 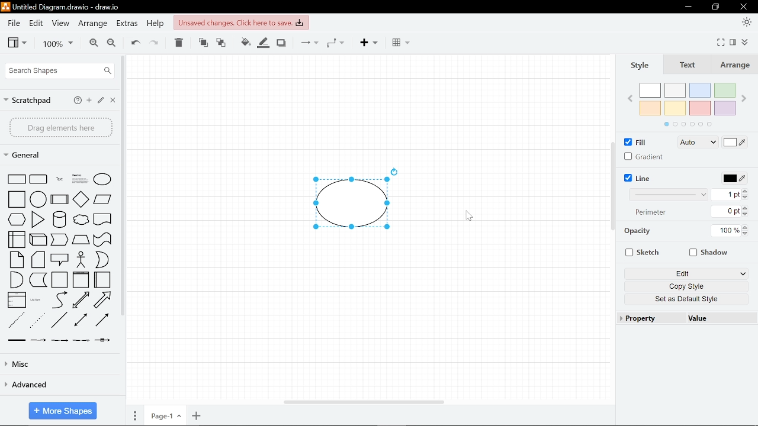 I want to click on vertical scrollbar, so click(x=613, y=186).